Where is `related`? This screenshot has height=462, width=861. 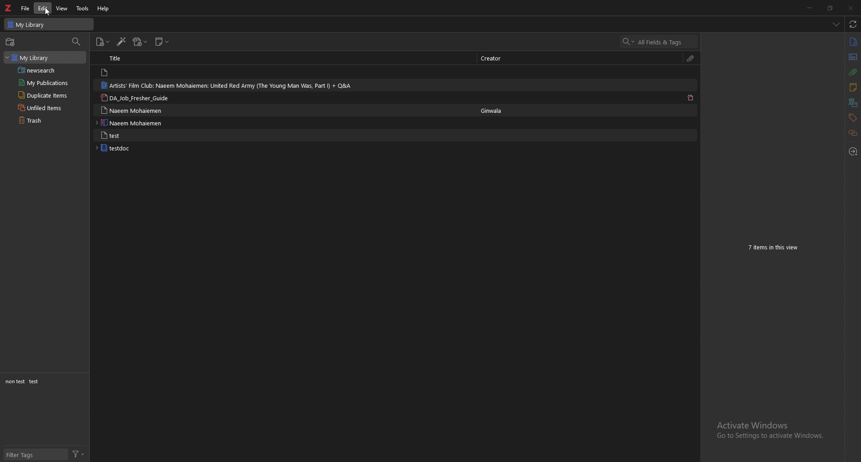 related is located at coordinates (853, 133).